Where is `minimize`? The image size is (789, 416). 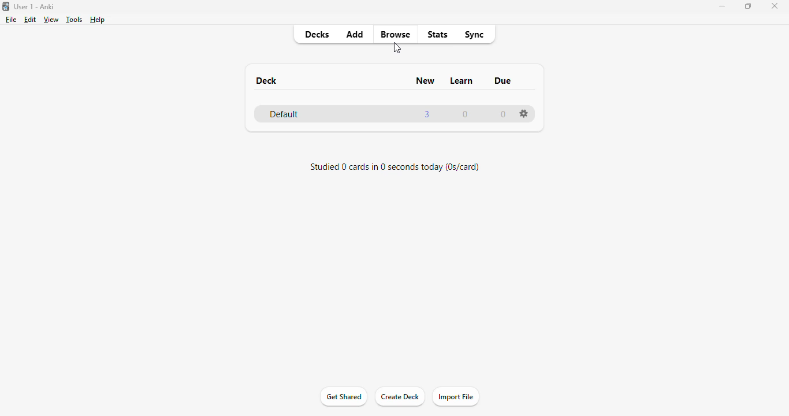
minimize is located at coordinates (723, 6).